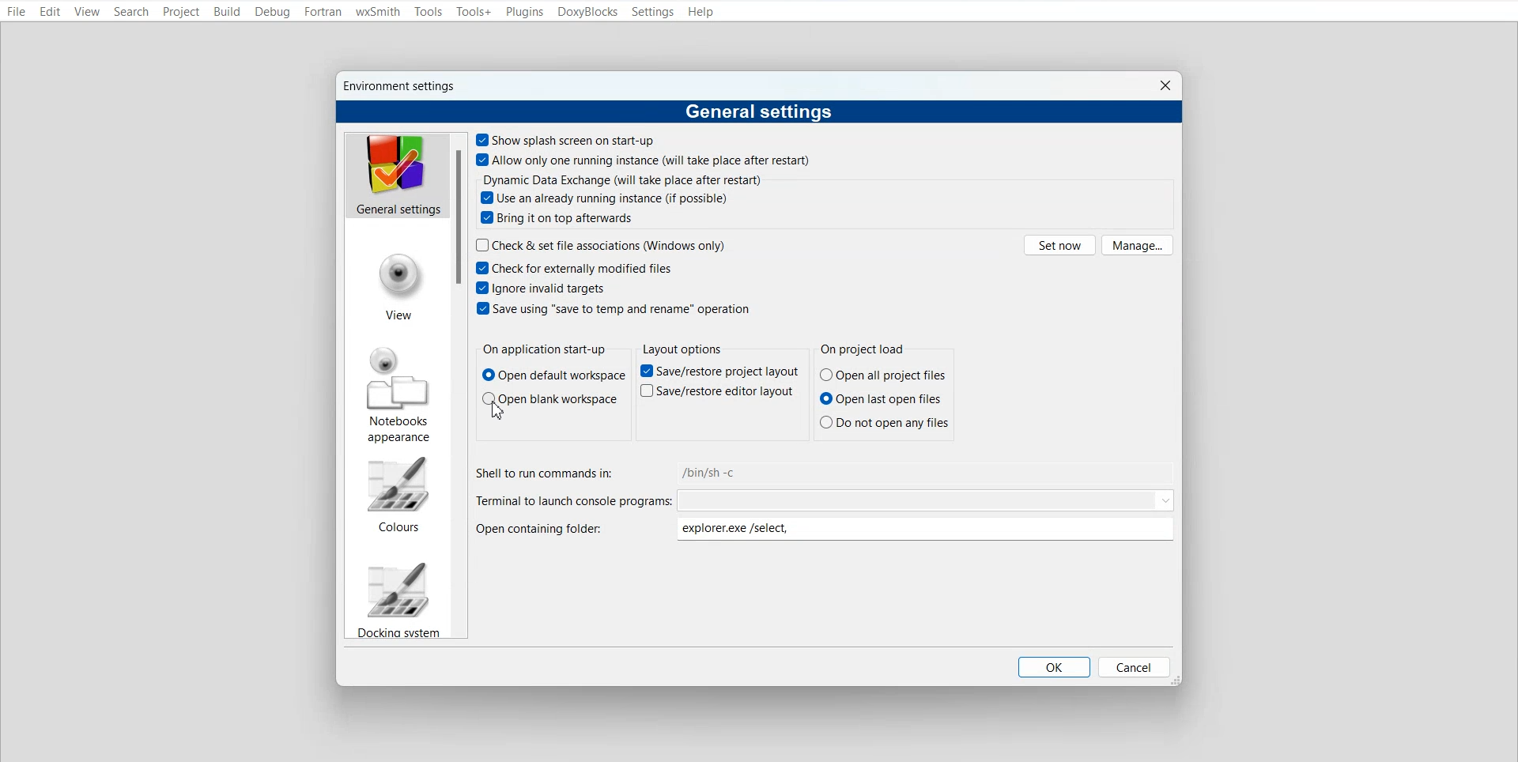 The image size is (1518, 762). What do you see at coordinates (554, 375) in the screenshot?
I see `Open default workspace` at bounding box center [554, 375].